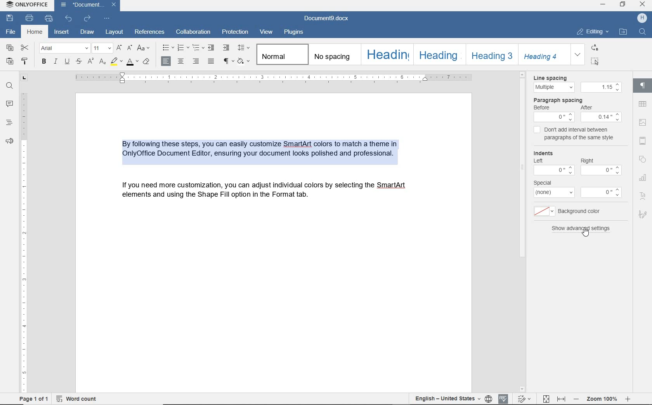 Image resolution: width=652 pixels, height=405 pixels. Describe the element at coordinates (623, 32) in the screenshot. I see `open file location` at that location.